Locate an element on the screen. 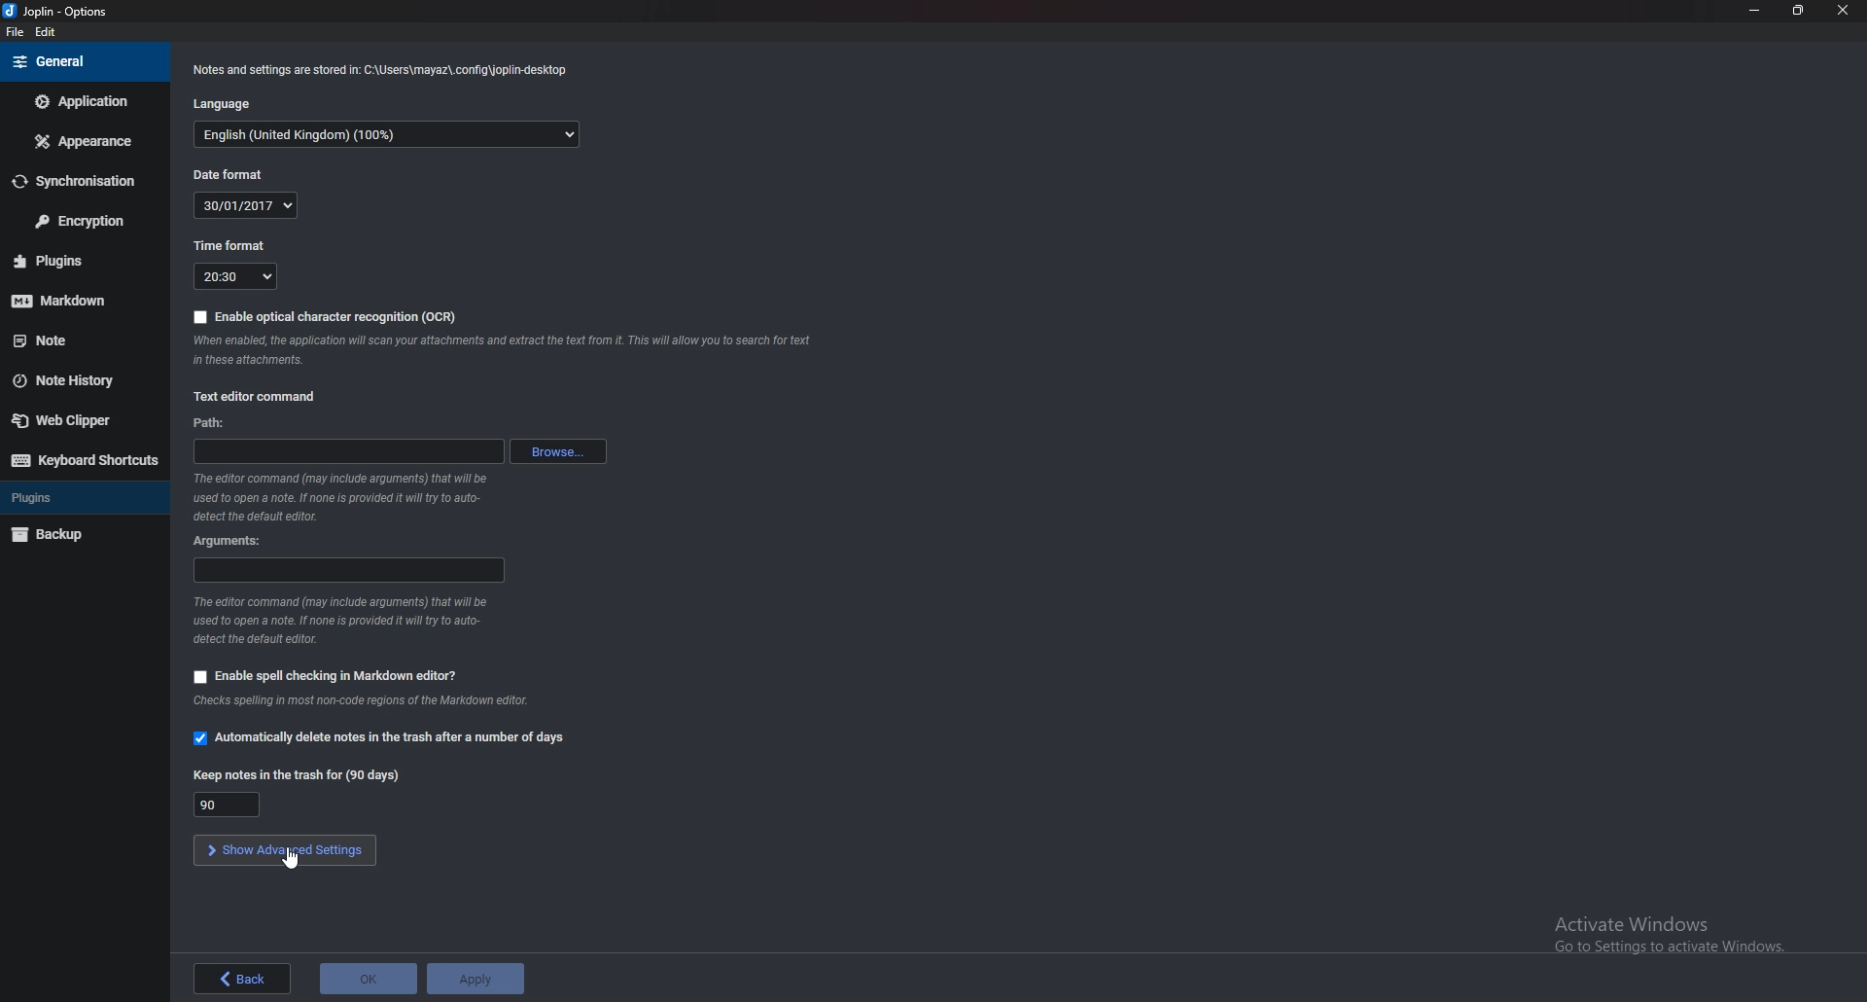  Synchronization is located at coordinates (79, 181).